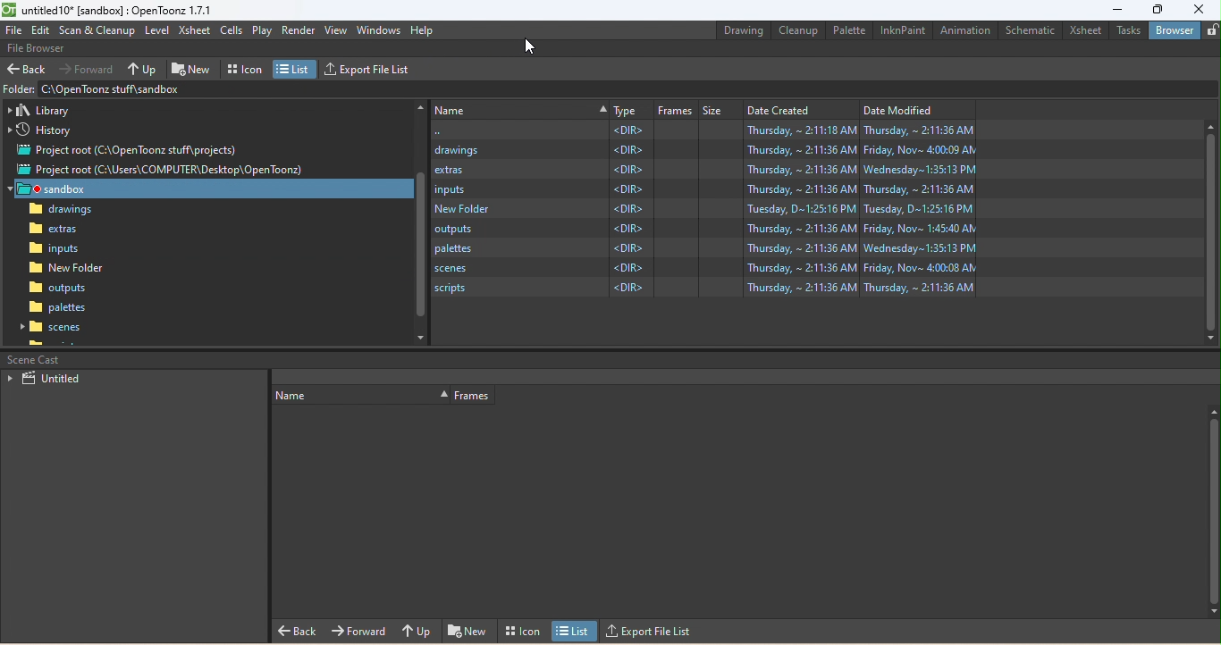 The width and height of the screenshot is (1221, 645). Describe the element at coordinates (39, 130) in the screenshot. I see `History` at that location.